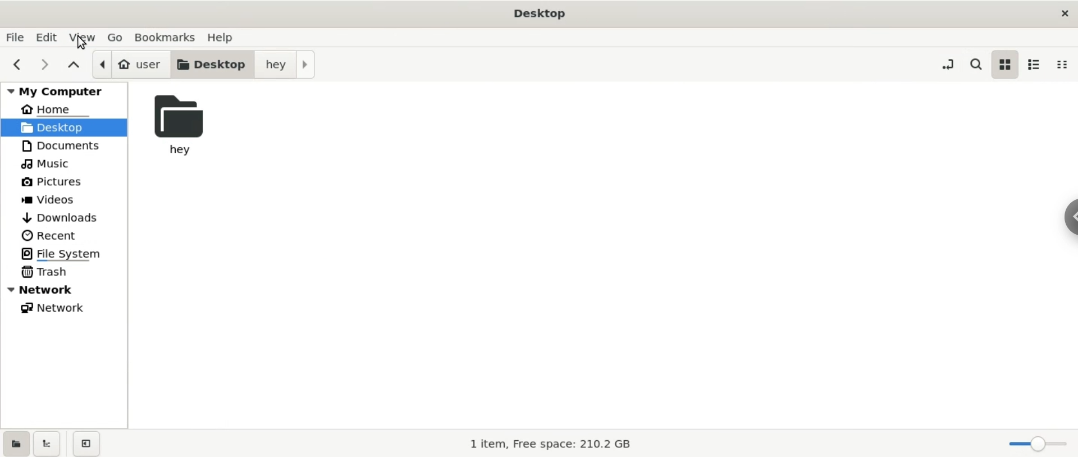 The width and height of the screenshot is (1078, 457). I want to click on file system, so click(69, 253).